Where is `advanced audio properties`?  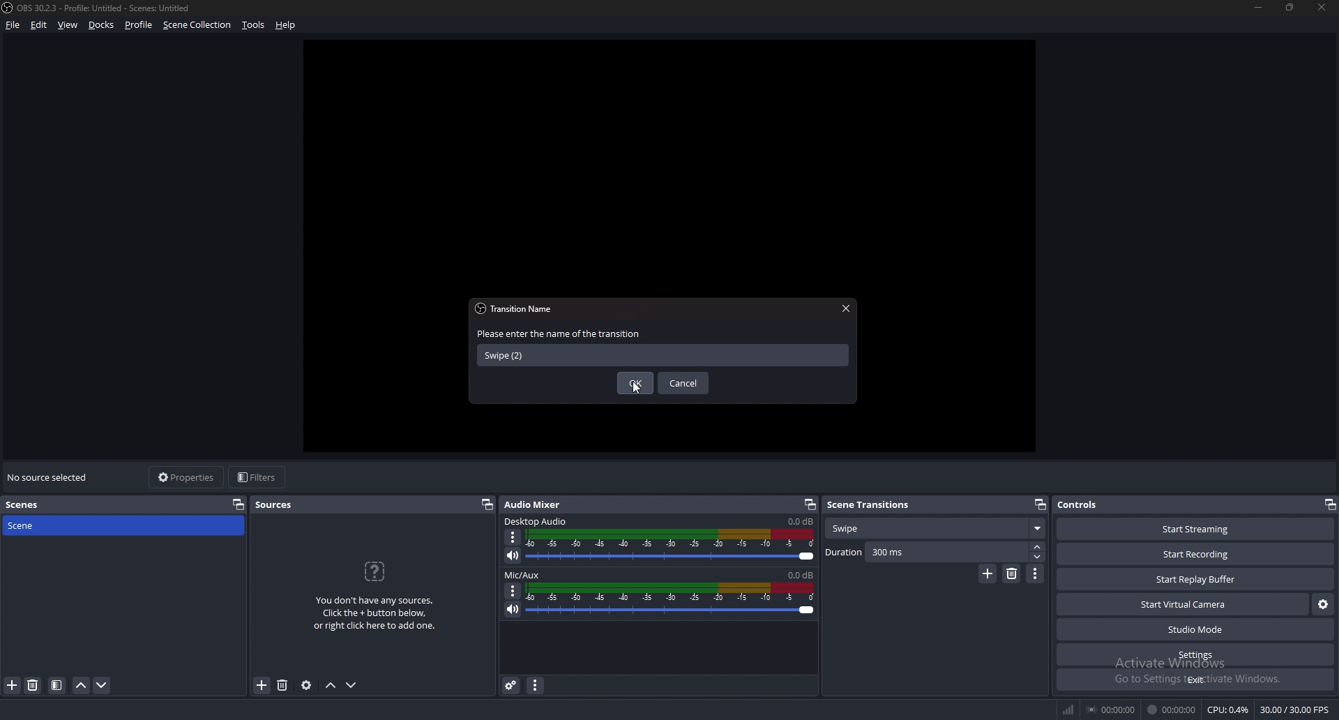 advanced audio properties is located at coordinates (511, 685).